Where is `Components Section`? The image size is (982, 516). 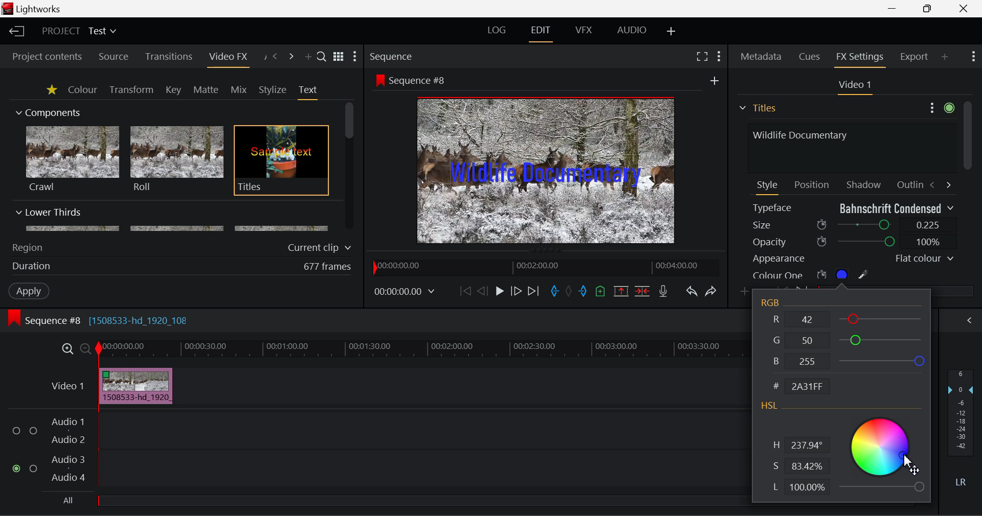
Components Section is located at coordinates (47, 110).